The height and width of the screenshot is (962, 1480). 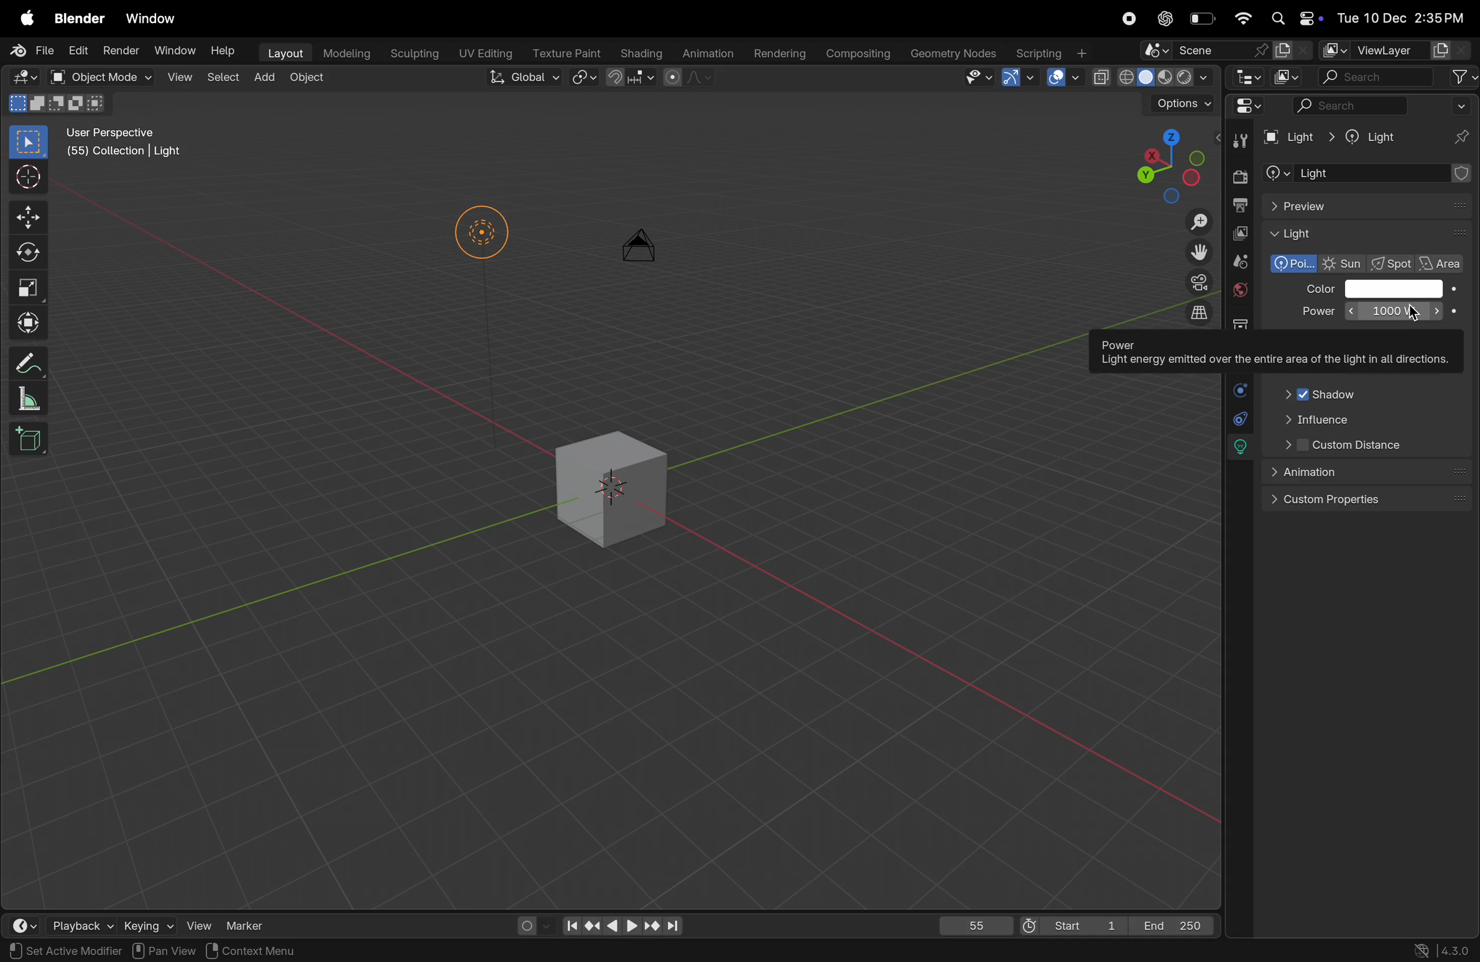 I want to click on modelling, so click(x=346, y=53).